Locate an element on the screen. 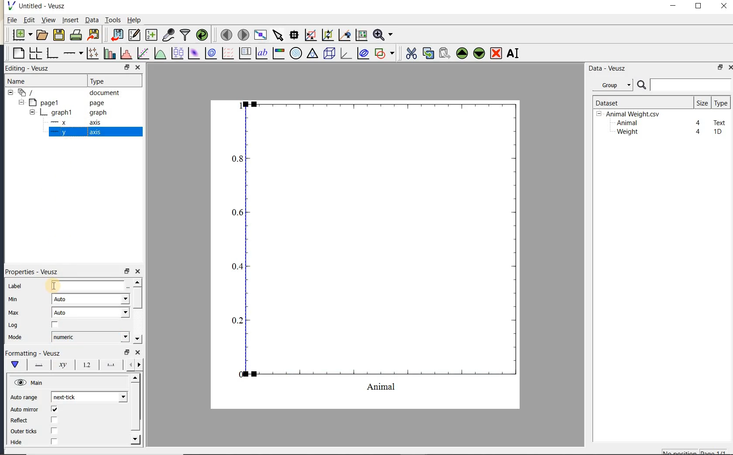 Image resolution: width=733 pixels, height=455 pixels. move to the next page is located at coordinates (243, 34).